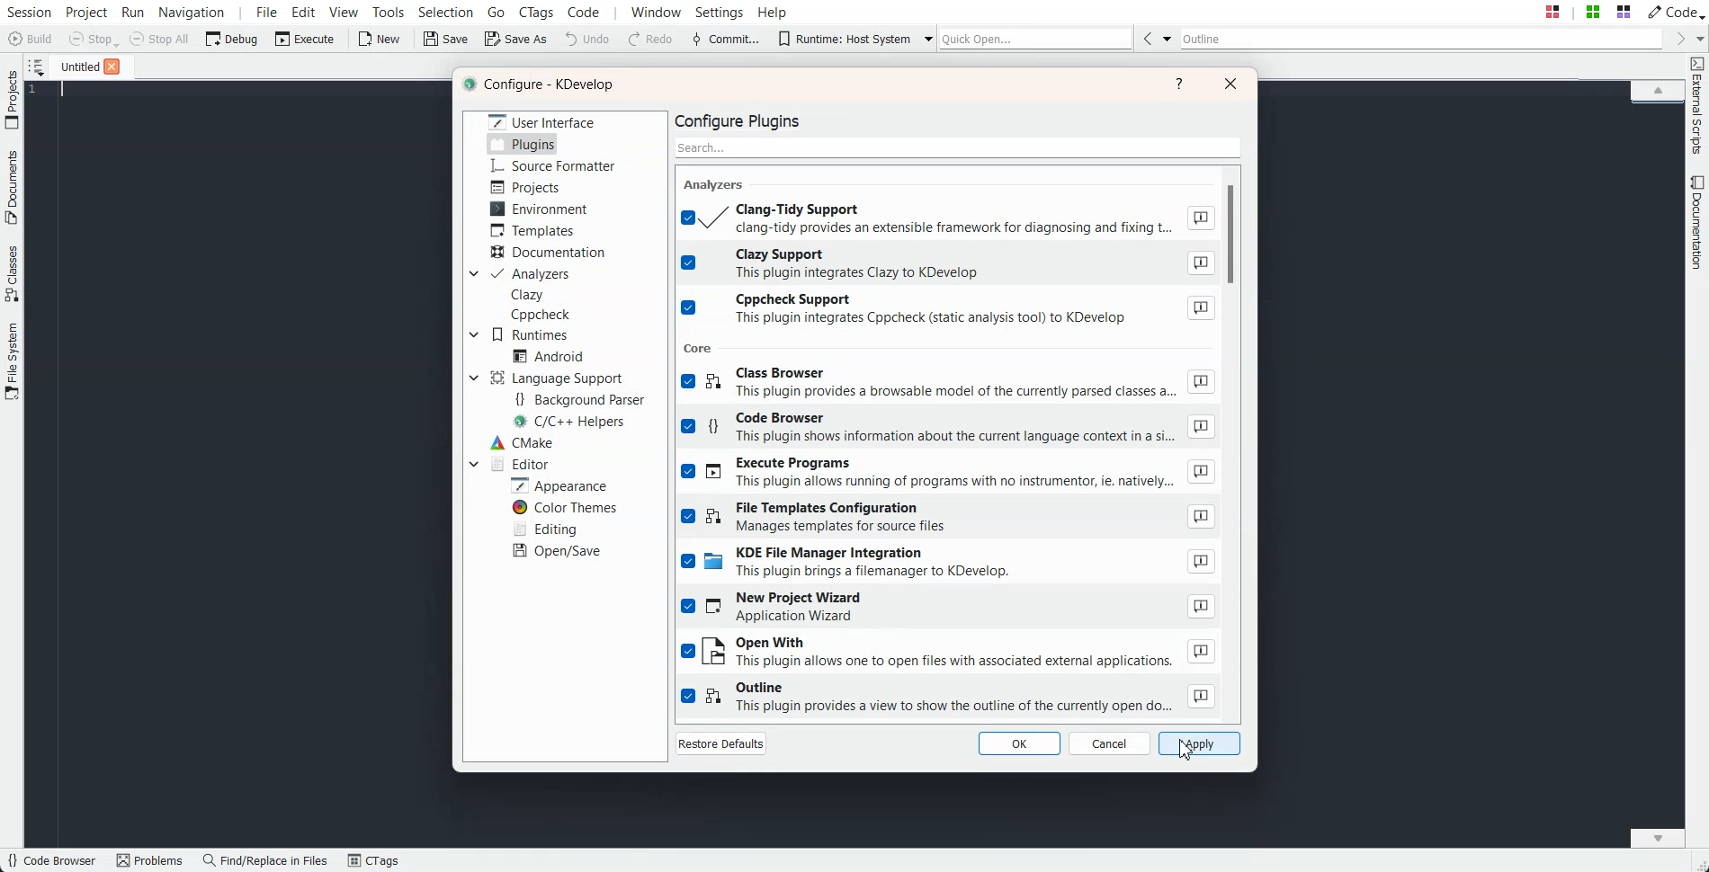 The height and width of the screenshot is (872, 1709). What do you see at coordinates (700, 347) in the screenshot?
I see `Text` at bounding box center [700, 347].